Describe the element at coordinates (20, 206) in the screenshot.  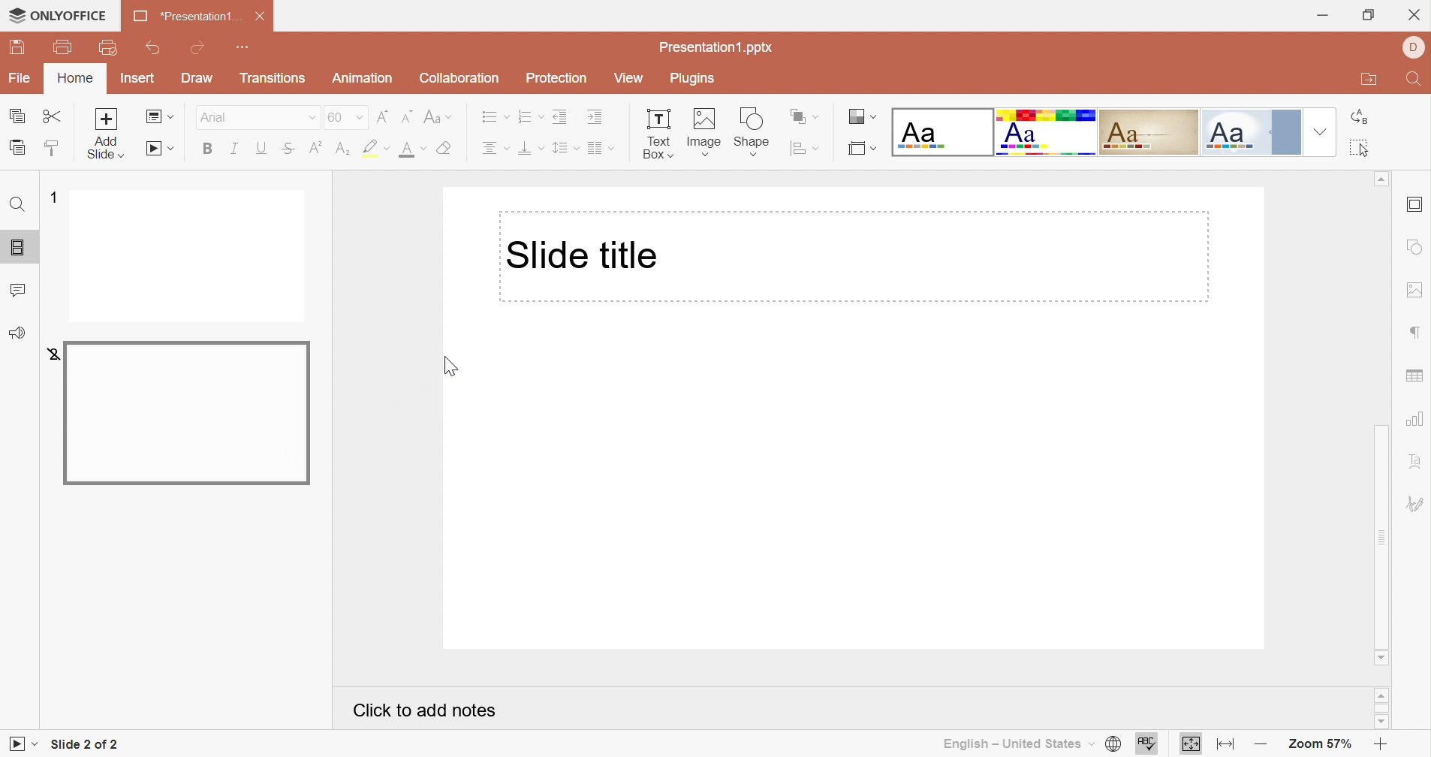
I see `Find` at that location.